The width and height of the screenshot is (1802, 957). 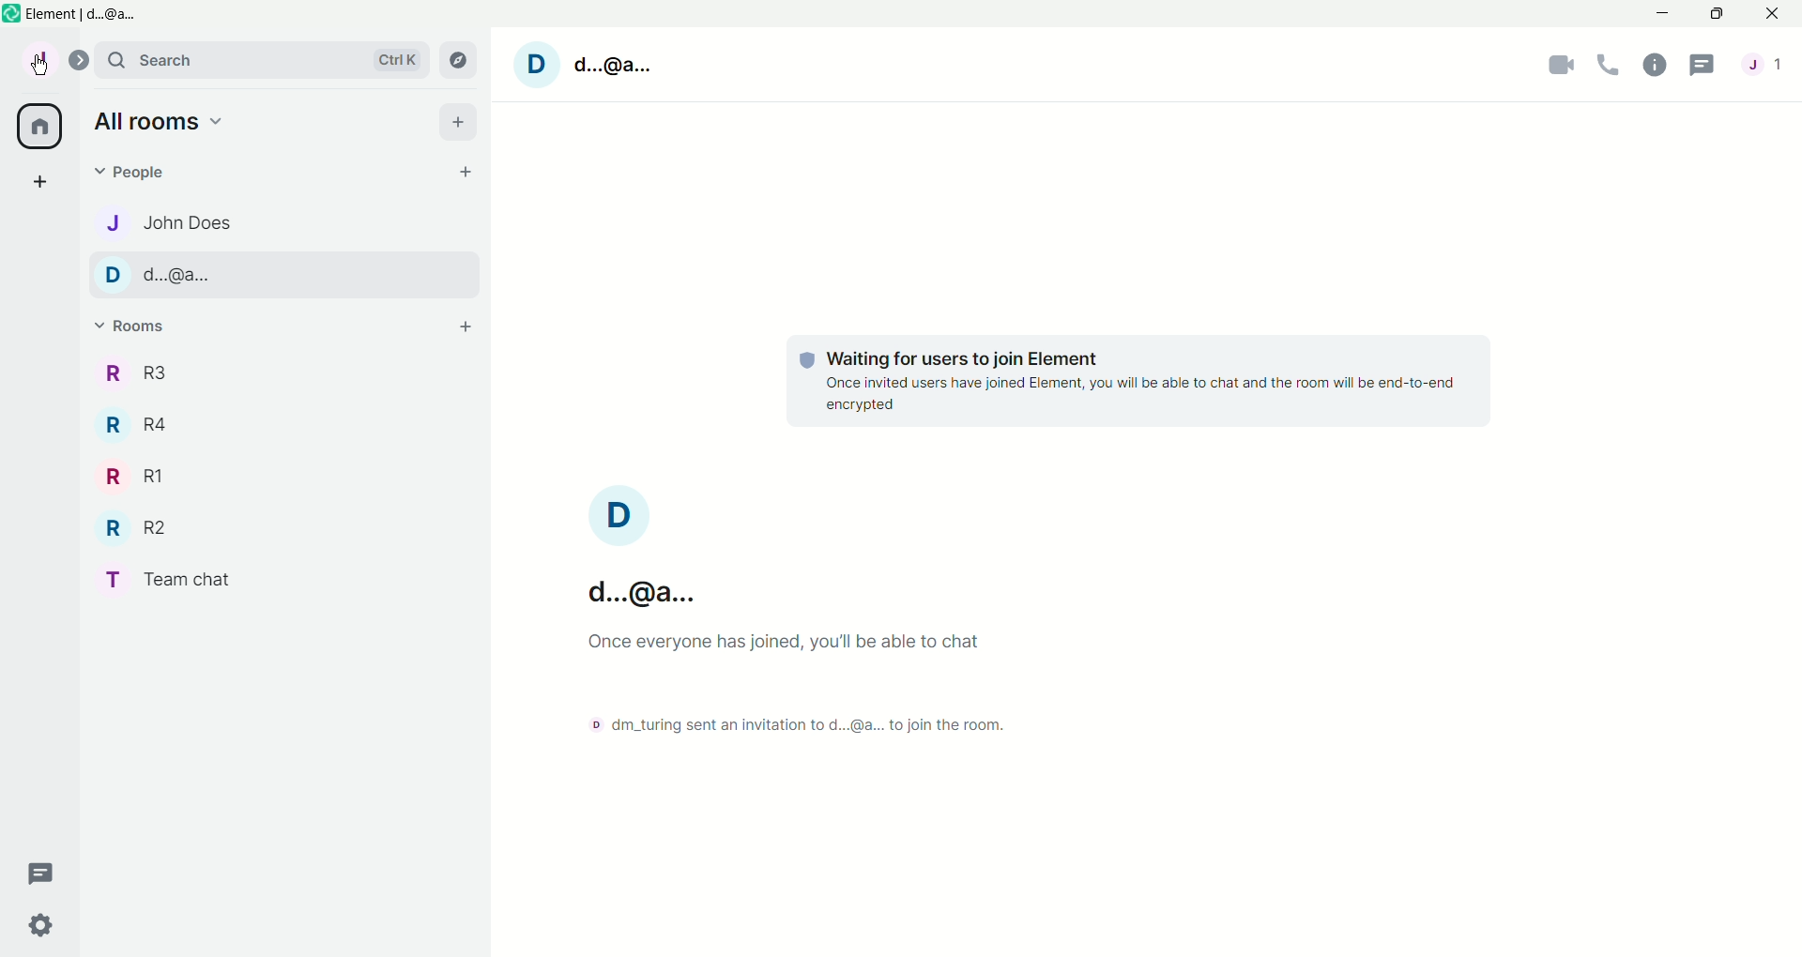 What do you see at coordinates (79, 60) in the screenshot?
I see `Expand` at bounding box center [79, 60].